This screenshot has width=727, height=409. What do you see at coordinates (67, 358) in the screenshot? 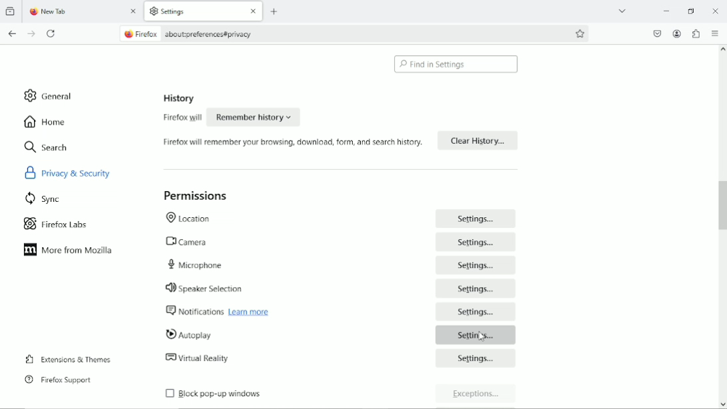
I see `extensions & themes` at bounding box center [67, 358].